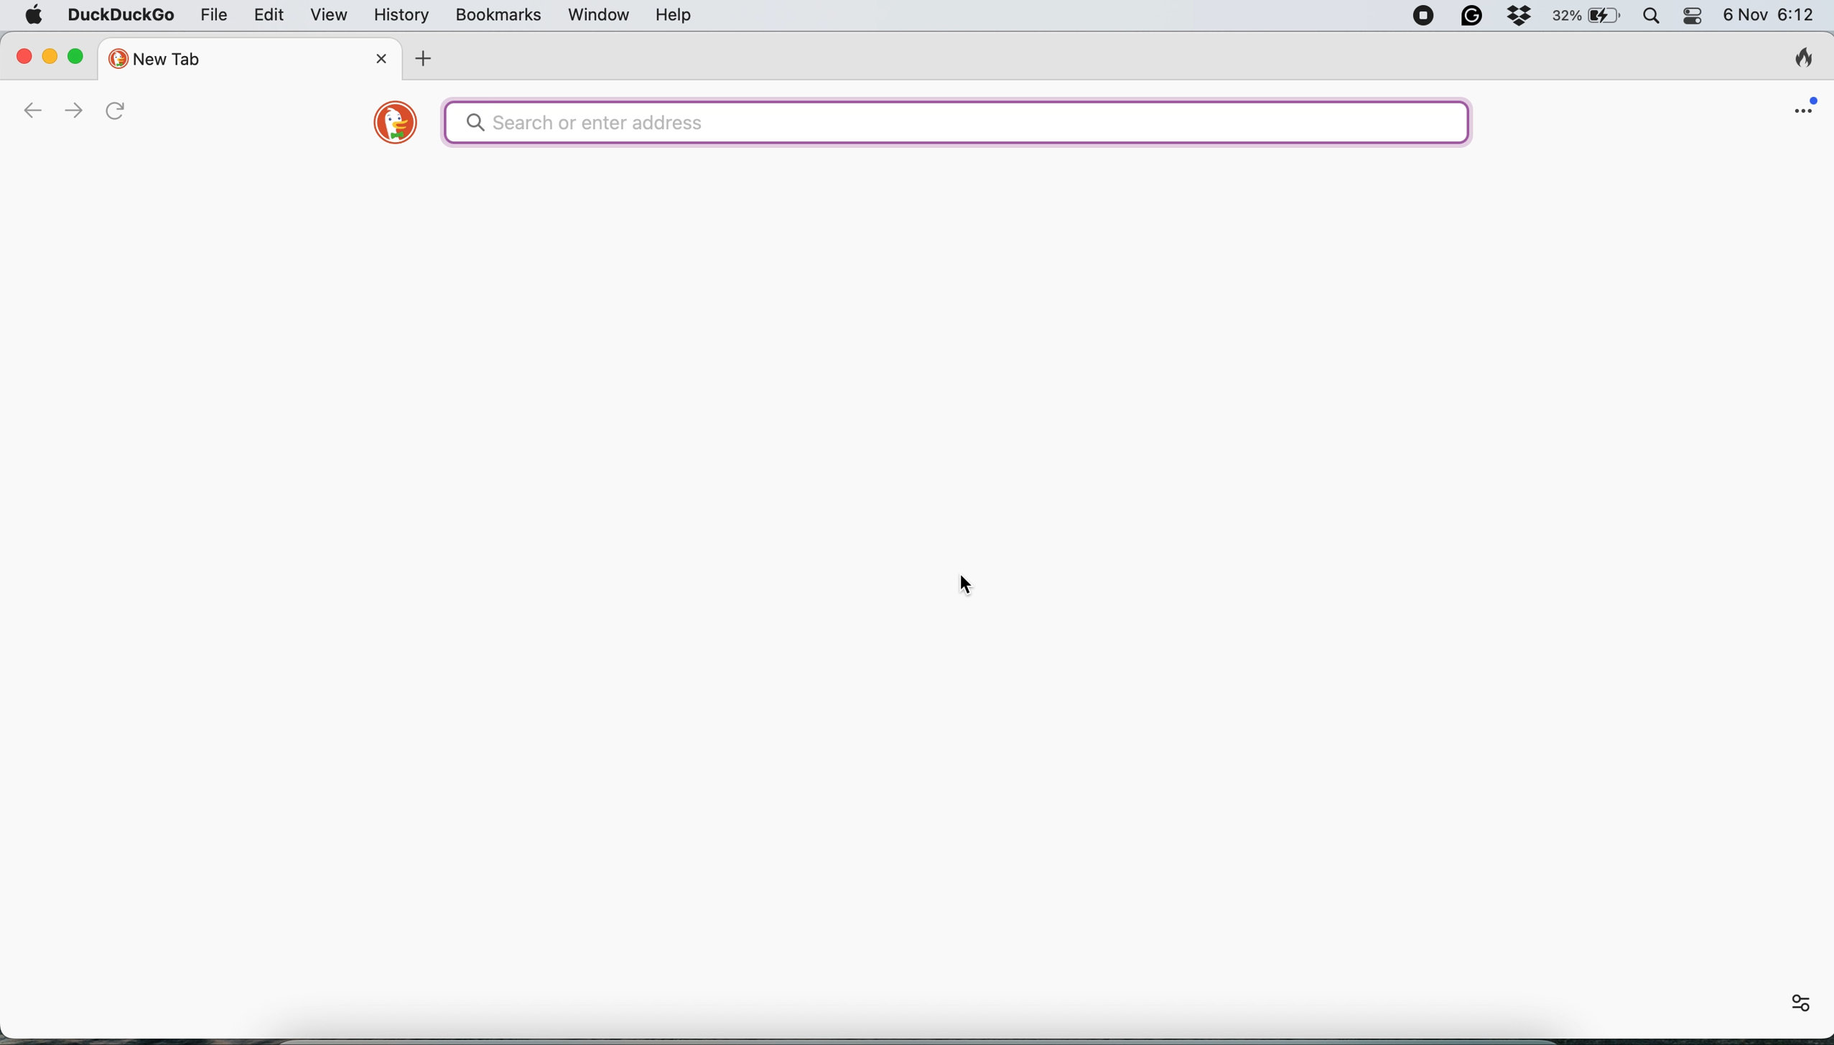  What do you see at coordinates (1693, 17) in the screenshot?
I see `control center` at bounding box center [1693, 17].